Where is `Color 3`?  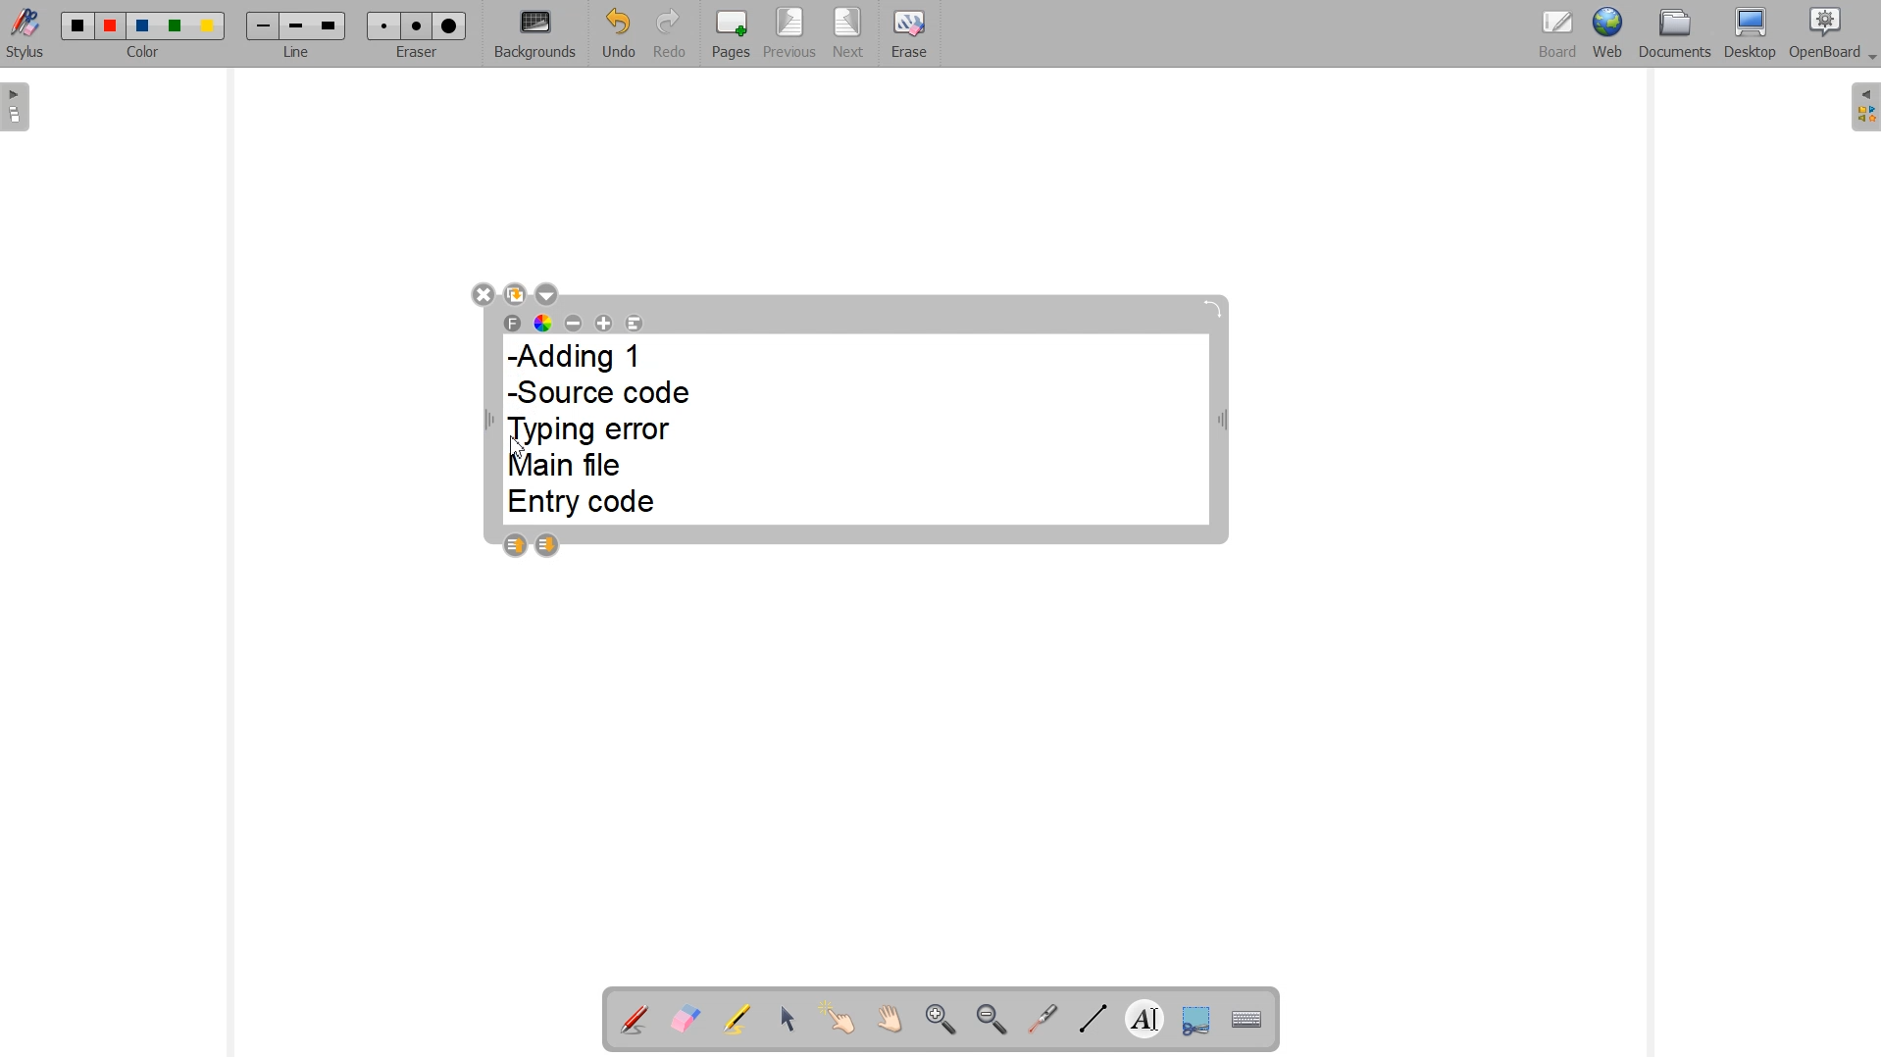 Color 3 is located at coordinates (142, 26).